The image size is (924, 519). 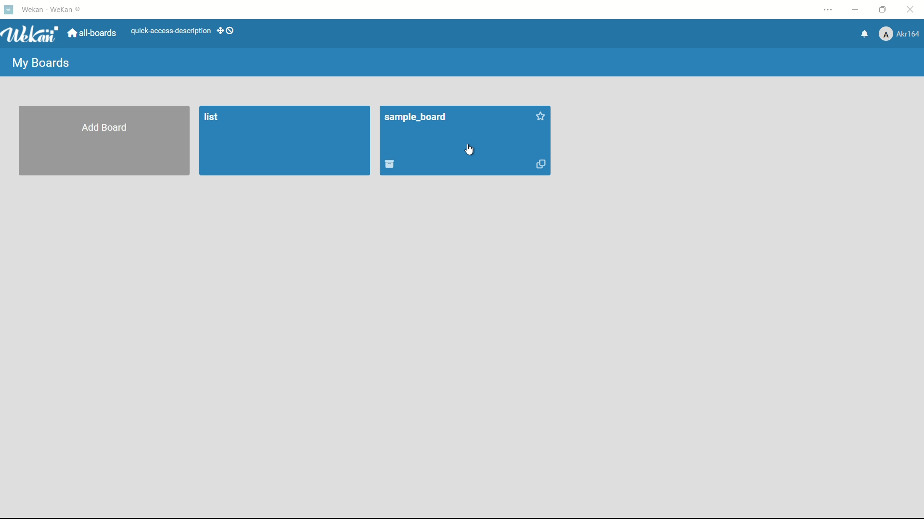 What do you see at coordinates (883, 9) in the screenshot?
I see `maximize` at bounding box center [883, 9].